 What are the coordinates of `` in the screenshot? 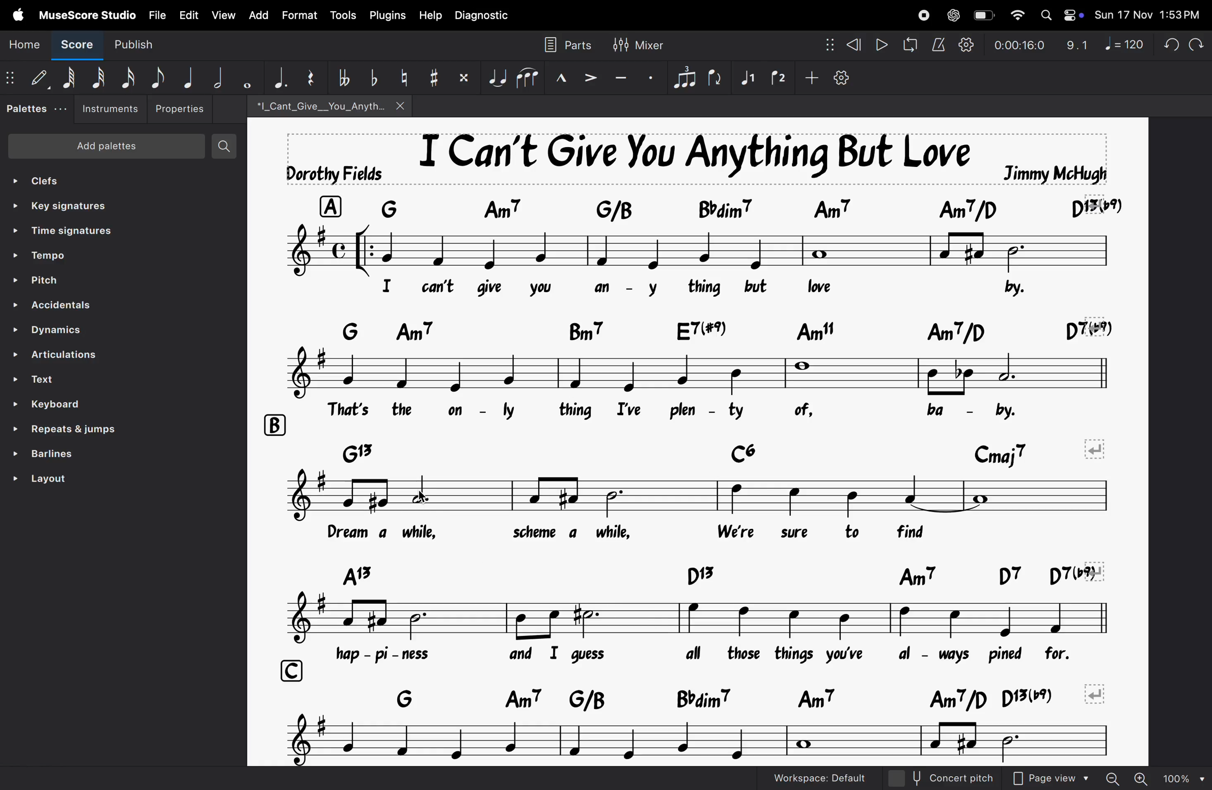 It's located at (1204, 777).